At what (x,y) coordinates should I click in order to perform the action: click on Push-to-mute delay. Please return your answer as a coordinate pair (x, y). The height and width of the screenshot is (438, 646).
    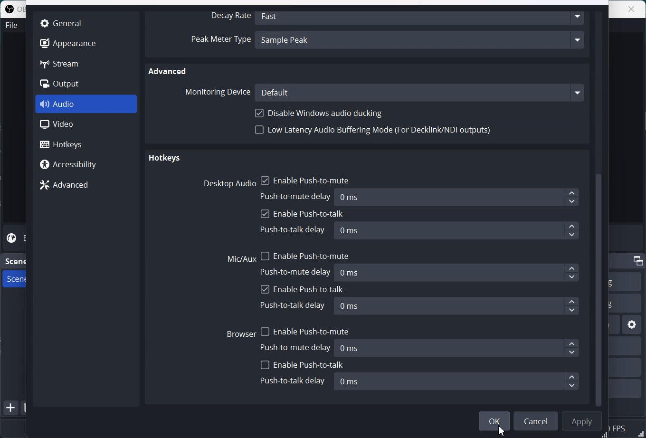
    Looking at the image, I should click on (297, 347).